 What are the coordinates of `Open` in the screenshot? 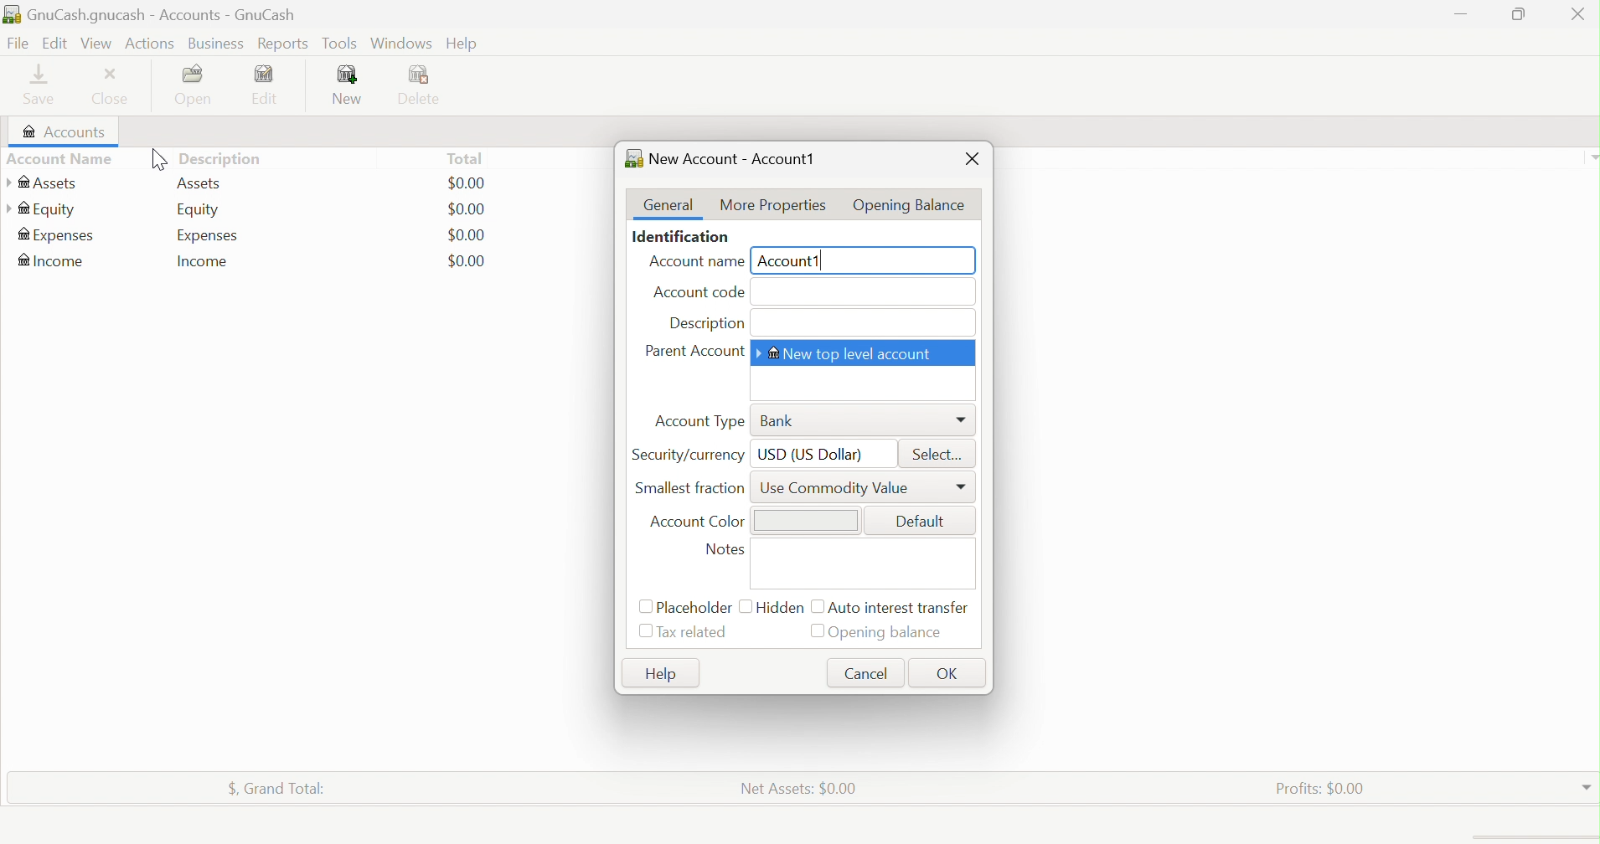 It's located at (197, 85).